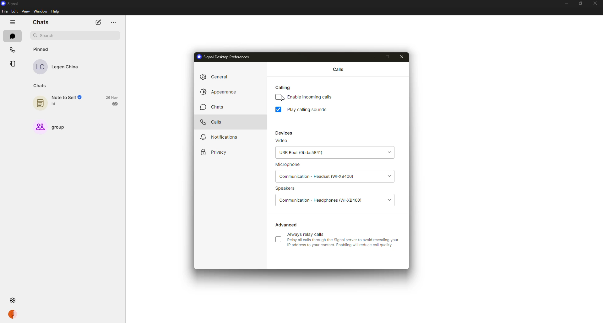 This screenshot has width=603, height=323. Describe the element at coordinates (39, 86) in the screenshot. I see `chats` at that location.